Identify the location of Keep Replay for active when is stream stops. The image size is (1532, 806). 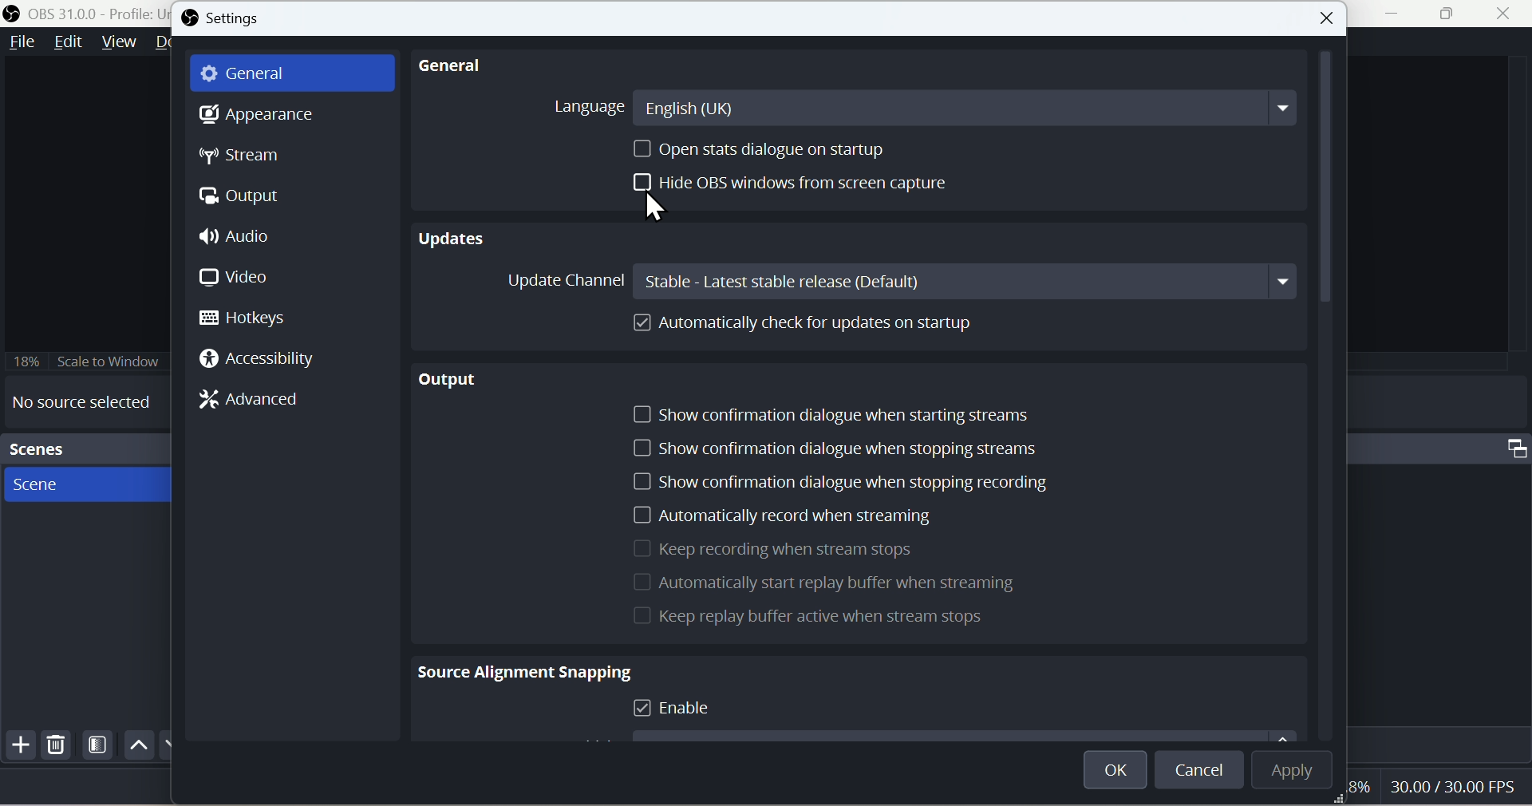
(810, 619).